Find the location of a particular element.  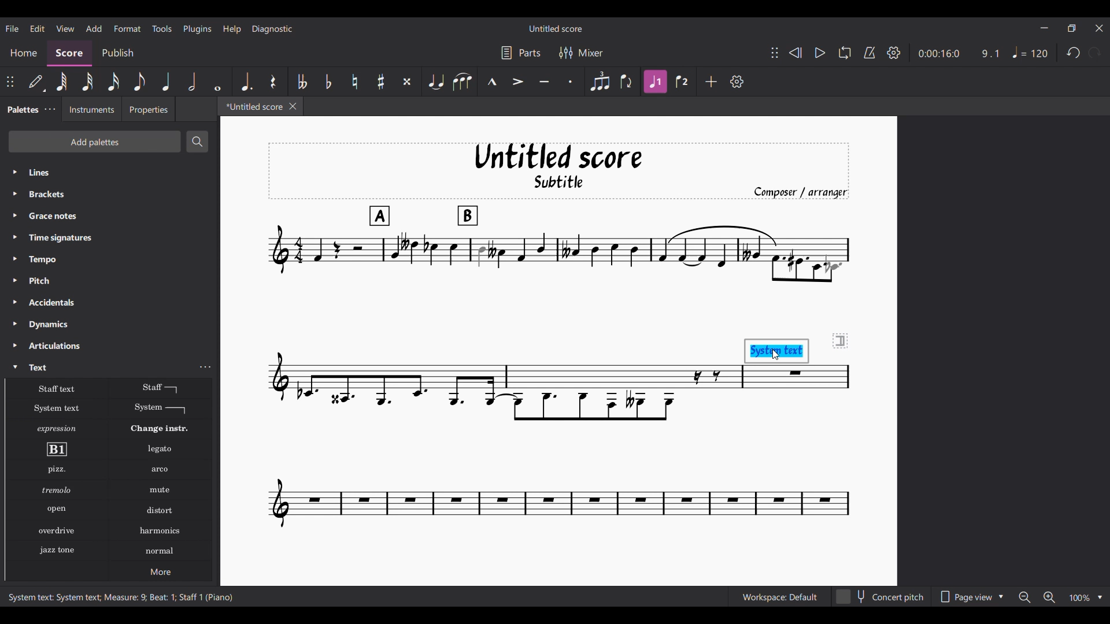

Help menu is located at coordinates (232, 29).